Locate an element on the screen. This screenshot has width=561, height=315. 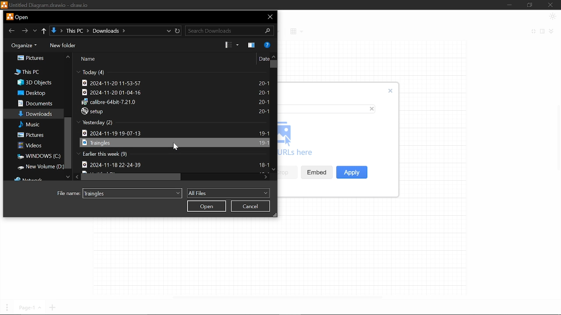
3d objects is located at coordinates (31, 82).